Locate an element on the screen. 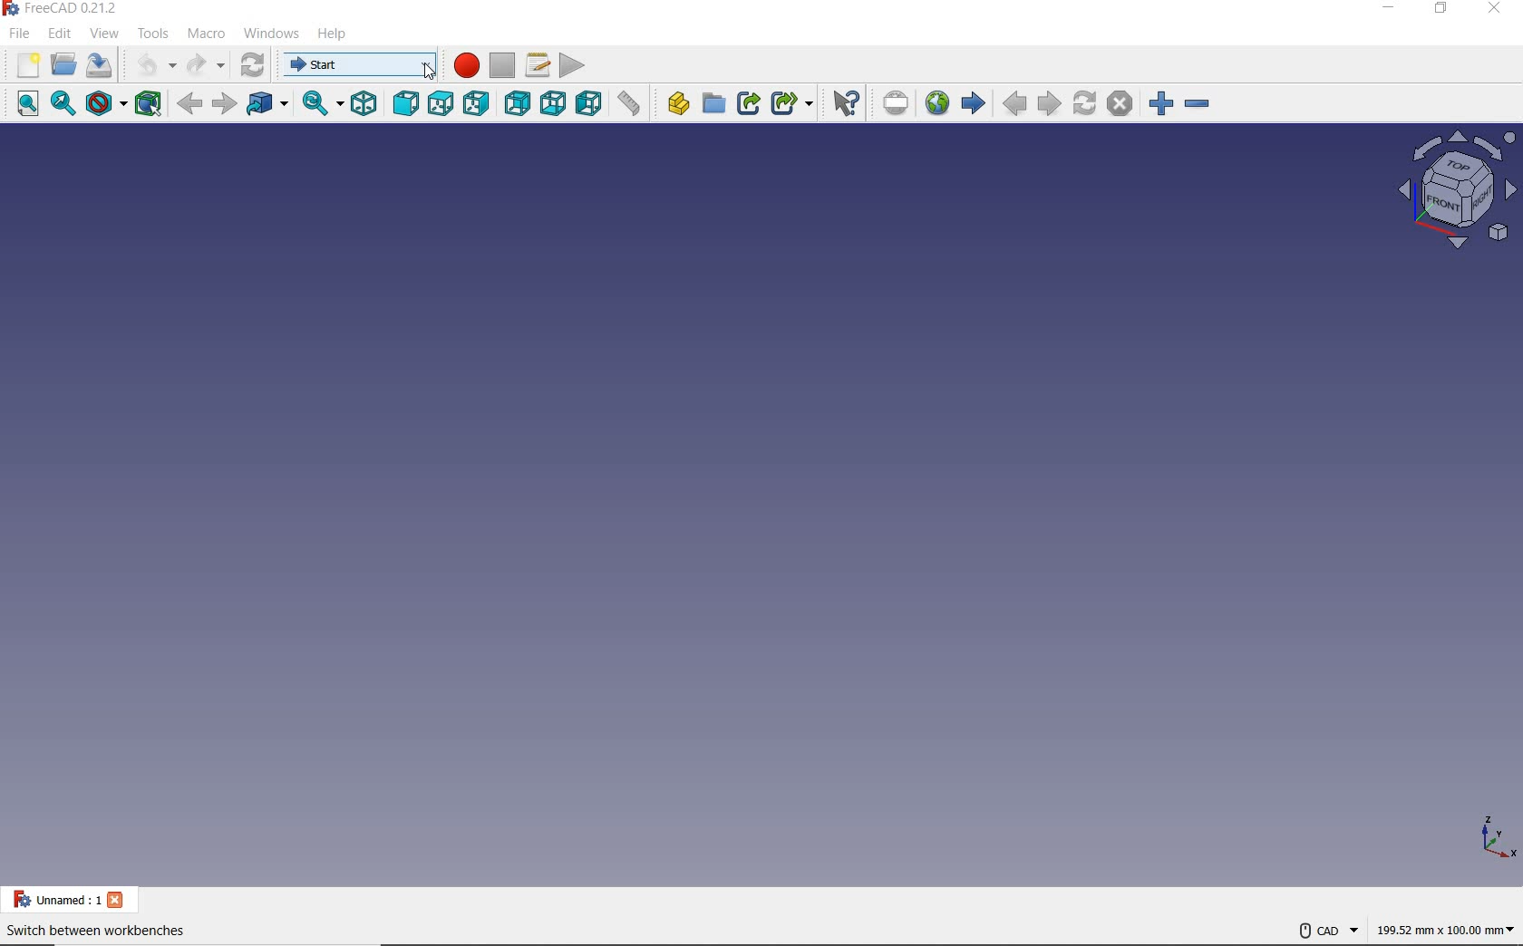 The image size is (1523, 946). REDO is located at coordinates (206, 66).